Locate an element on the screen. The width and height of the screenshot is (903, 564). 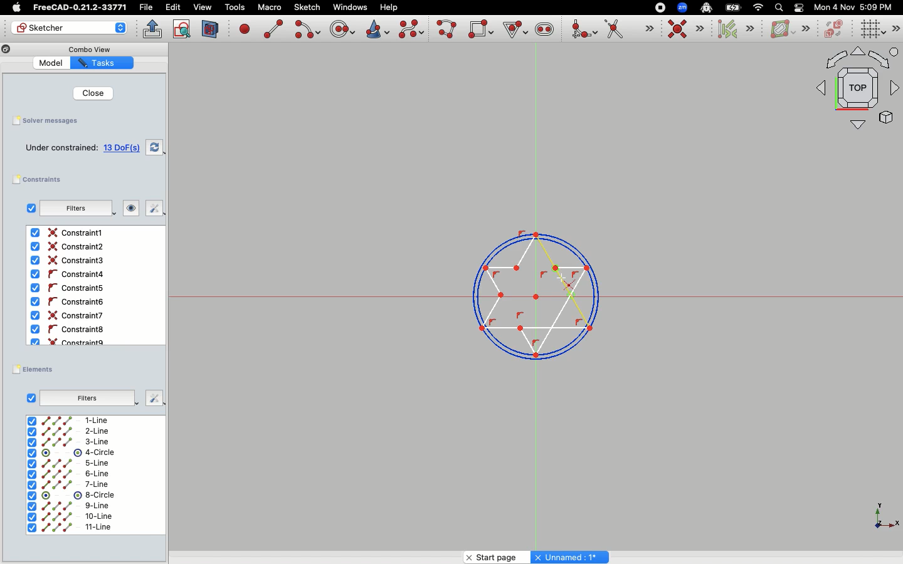
Create circle is located at coordinates (342, 28).